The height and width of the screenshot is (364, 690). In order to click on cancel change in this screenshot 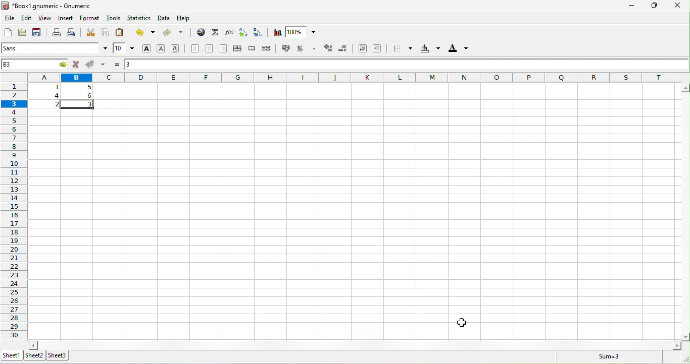, I will do `click(78, 65)`.